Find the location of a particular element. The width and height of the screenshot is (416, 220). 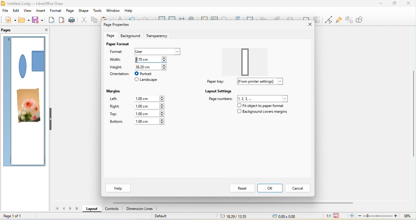

minimize is located at coordinates (379, 5).